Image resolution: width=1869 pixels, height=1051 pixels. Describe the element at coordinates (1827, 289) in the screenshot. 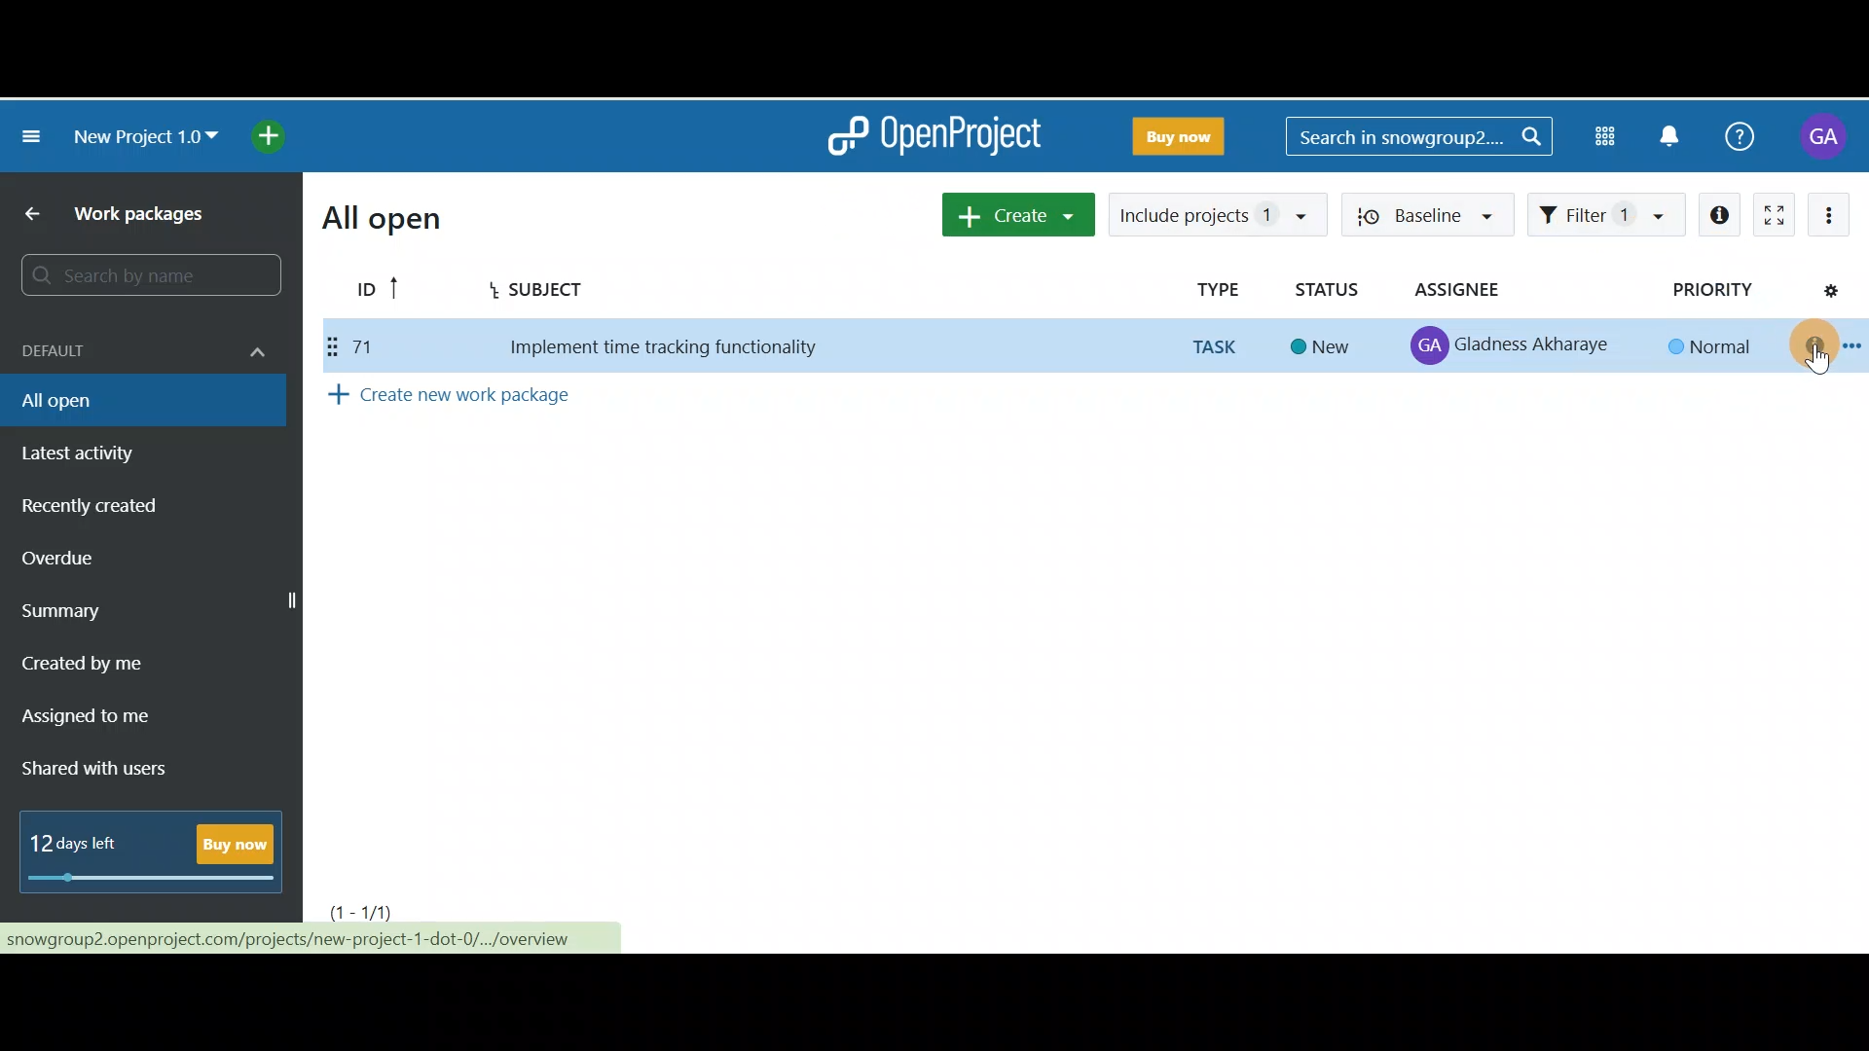

I see `Configure view` at that location.